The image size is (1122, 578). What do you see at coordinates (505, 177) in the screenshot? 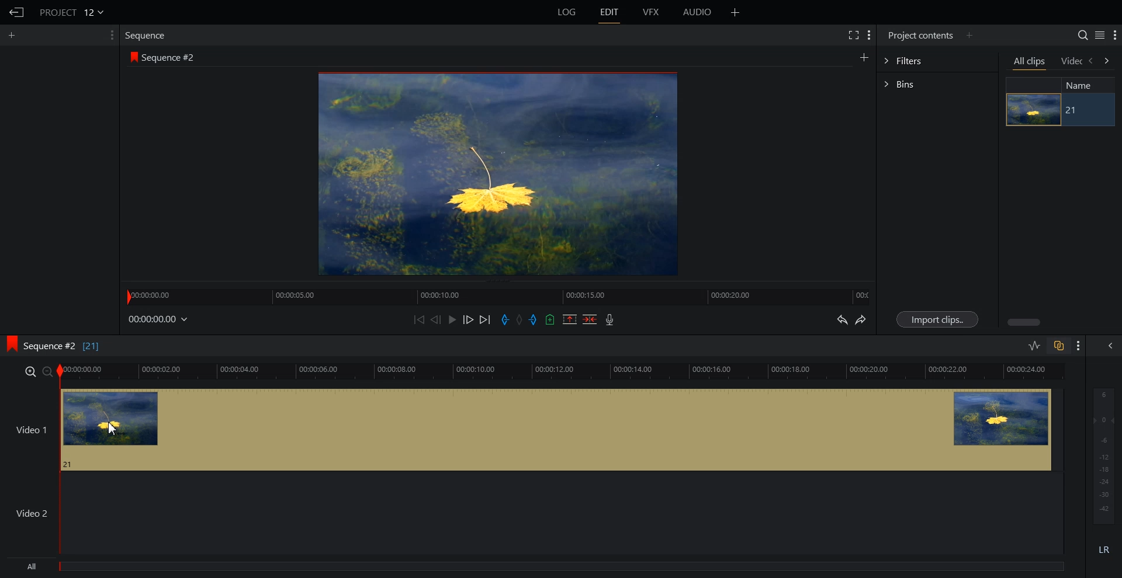
I see `Video Preview` at bounding box center [505, 177].